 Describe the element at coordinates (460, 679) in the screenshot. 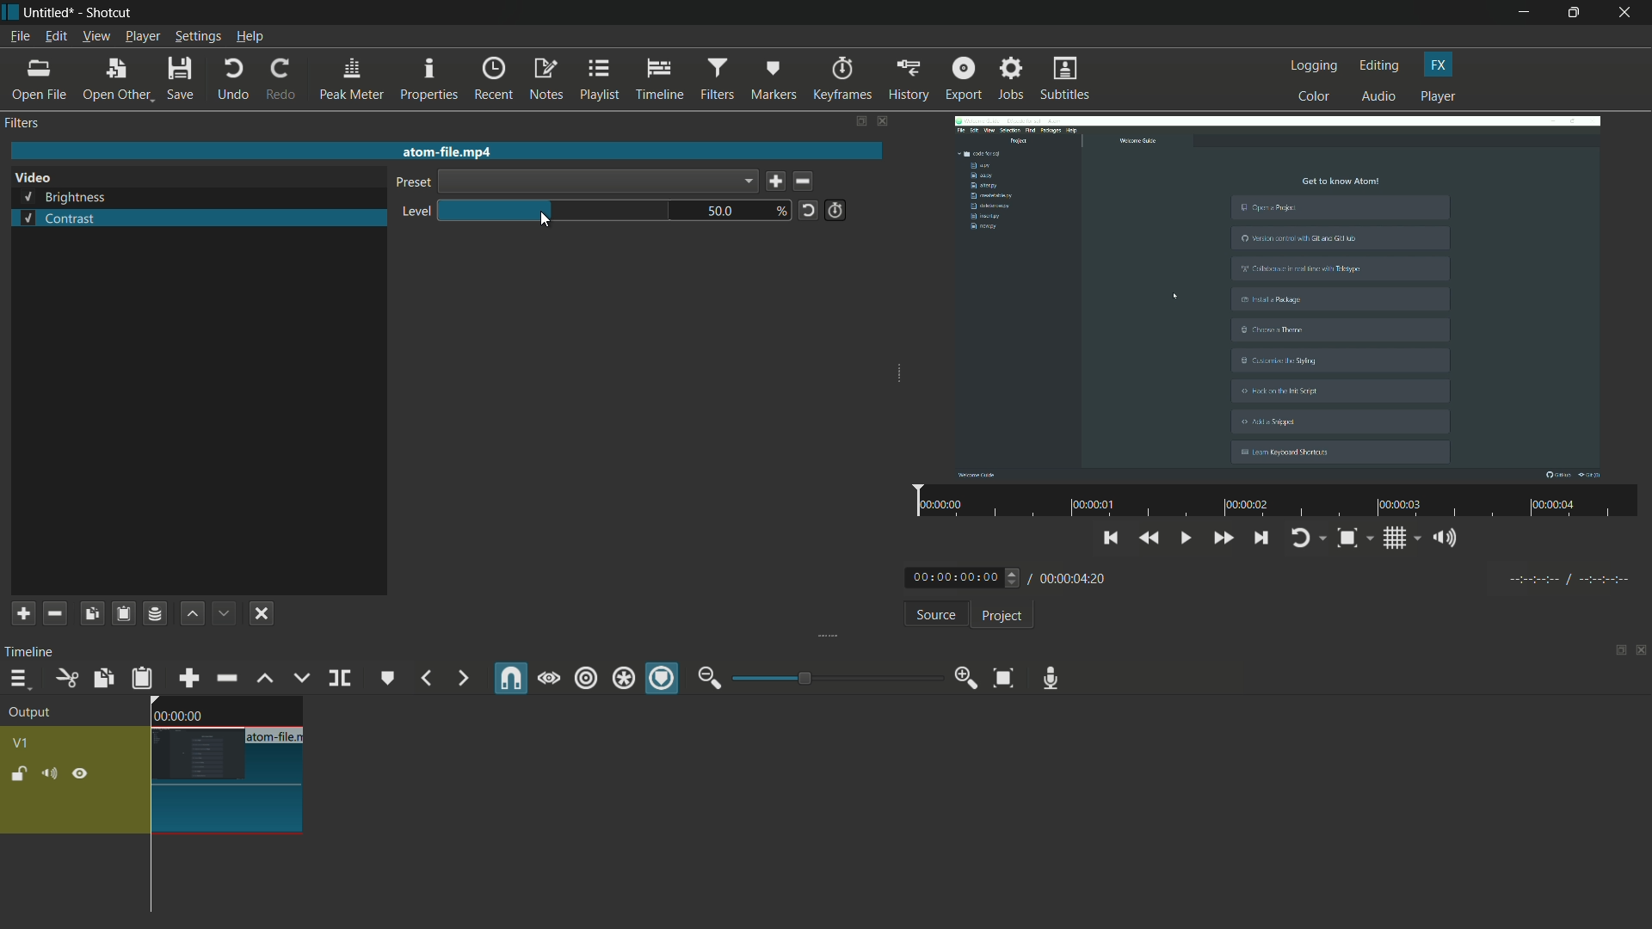

I see `next marker` at that location.